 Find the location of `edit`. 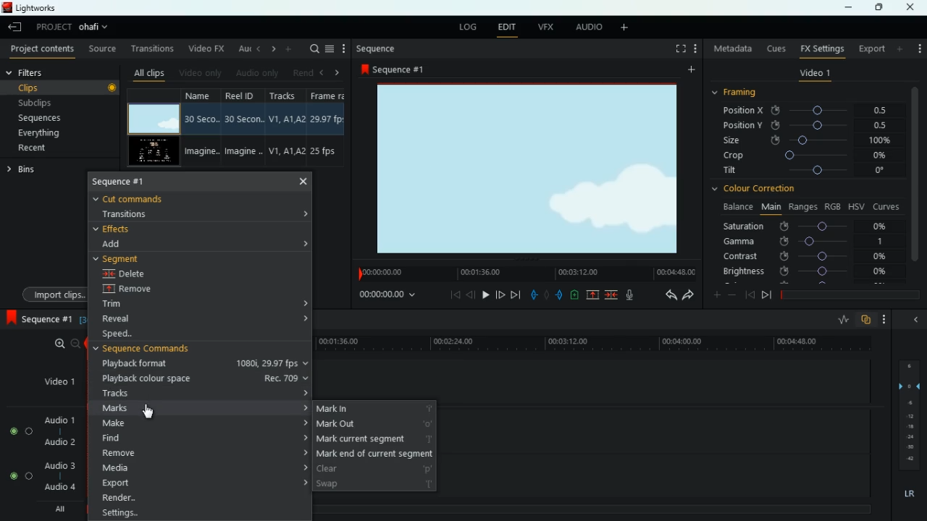

edit is located at coordinates (507, 28).